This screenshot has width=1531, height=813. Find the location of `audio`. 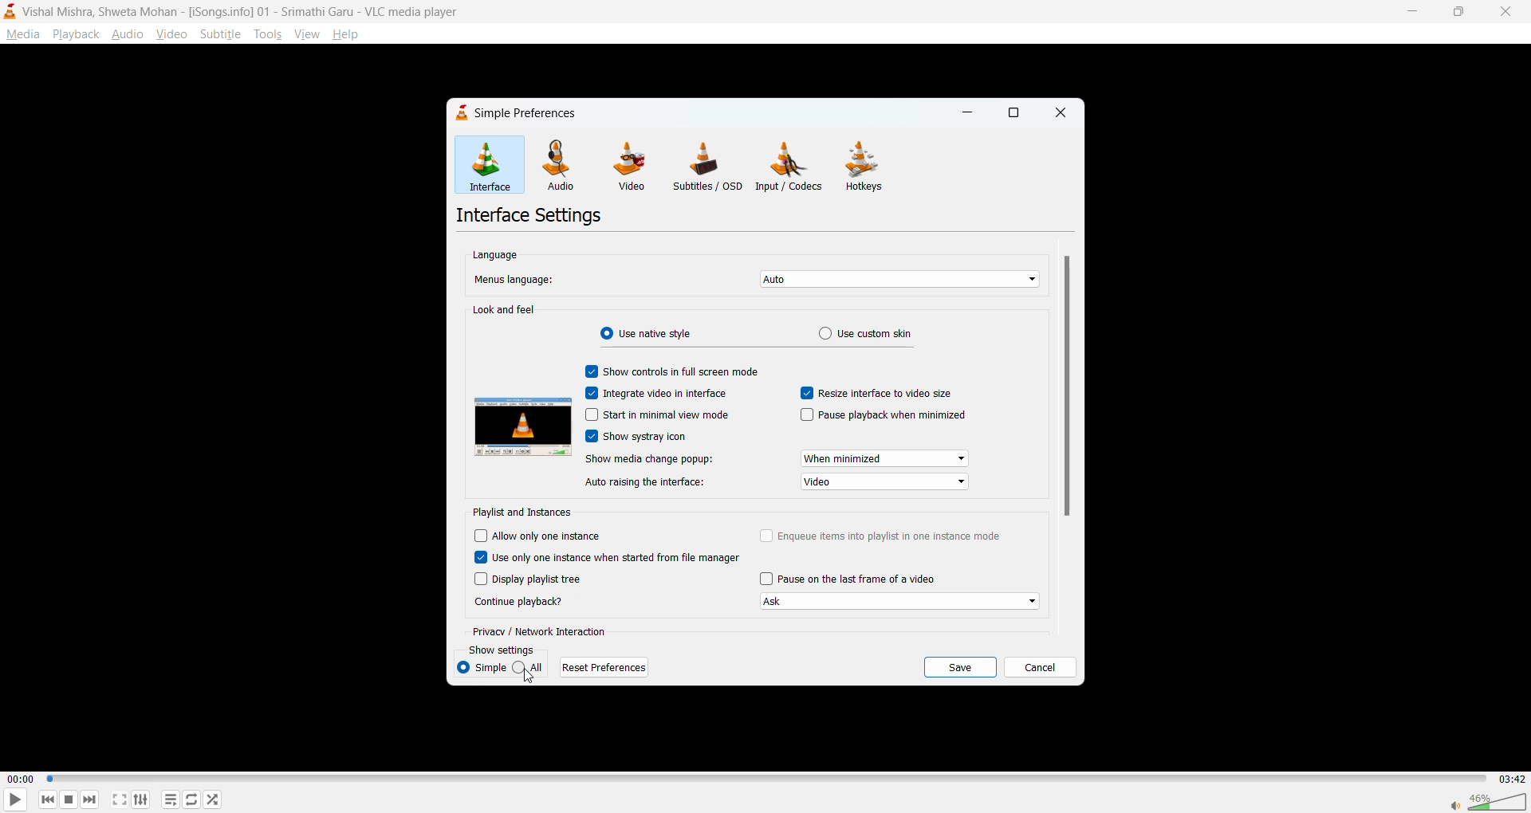

audio is located at coordinates (569, 167).